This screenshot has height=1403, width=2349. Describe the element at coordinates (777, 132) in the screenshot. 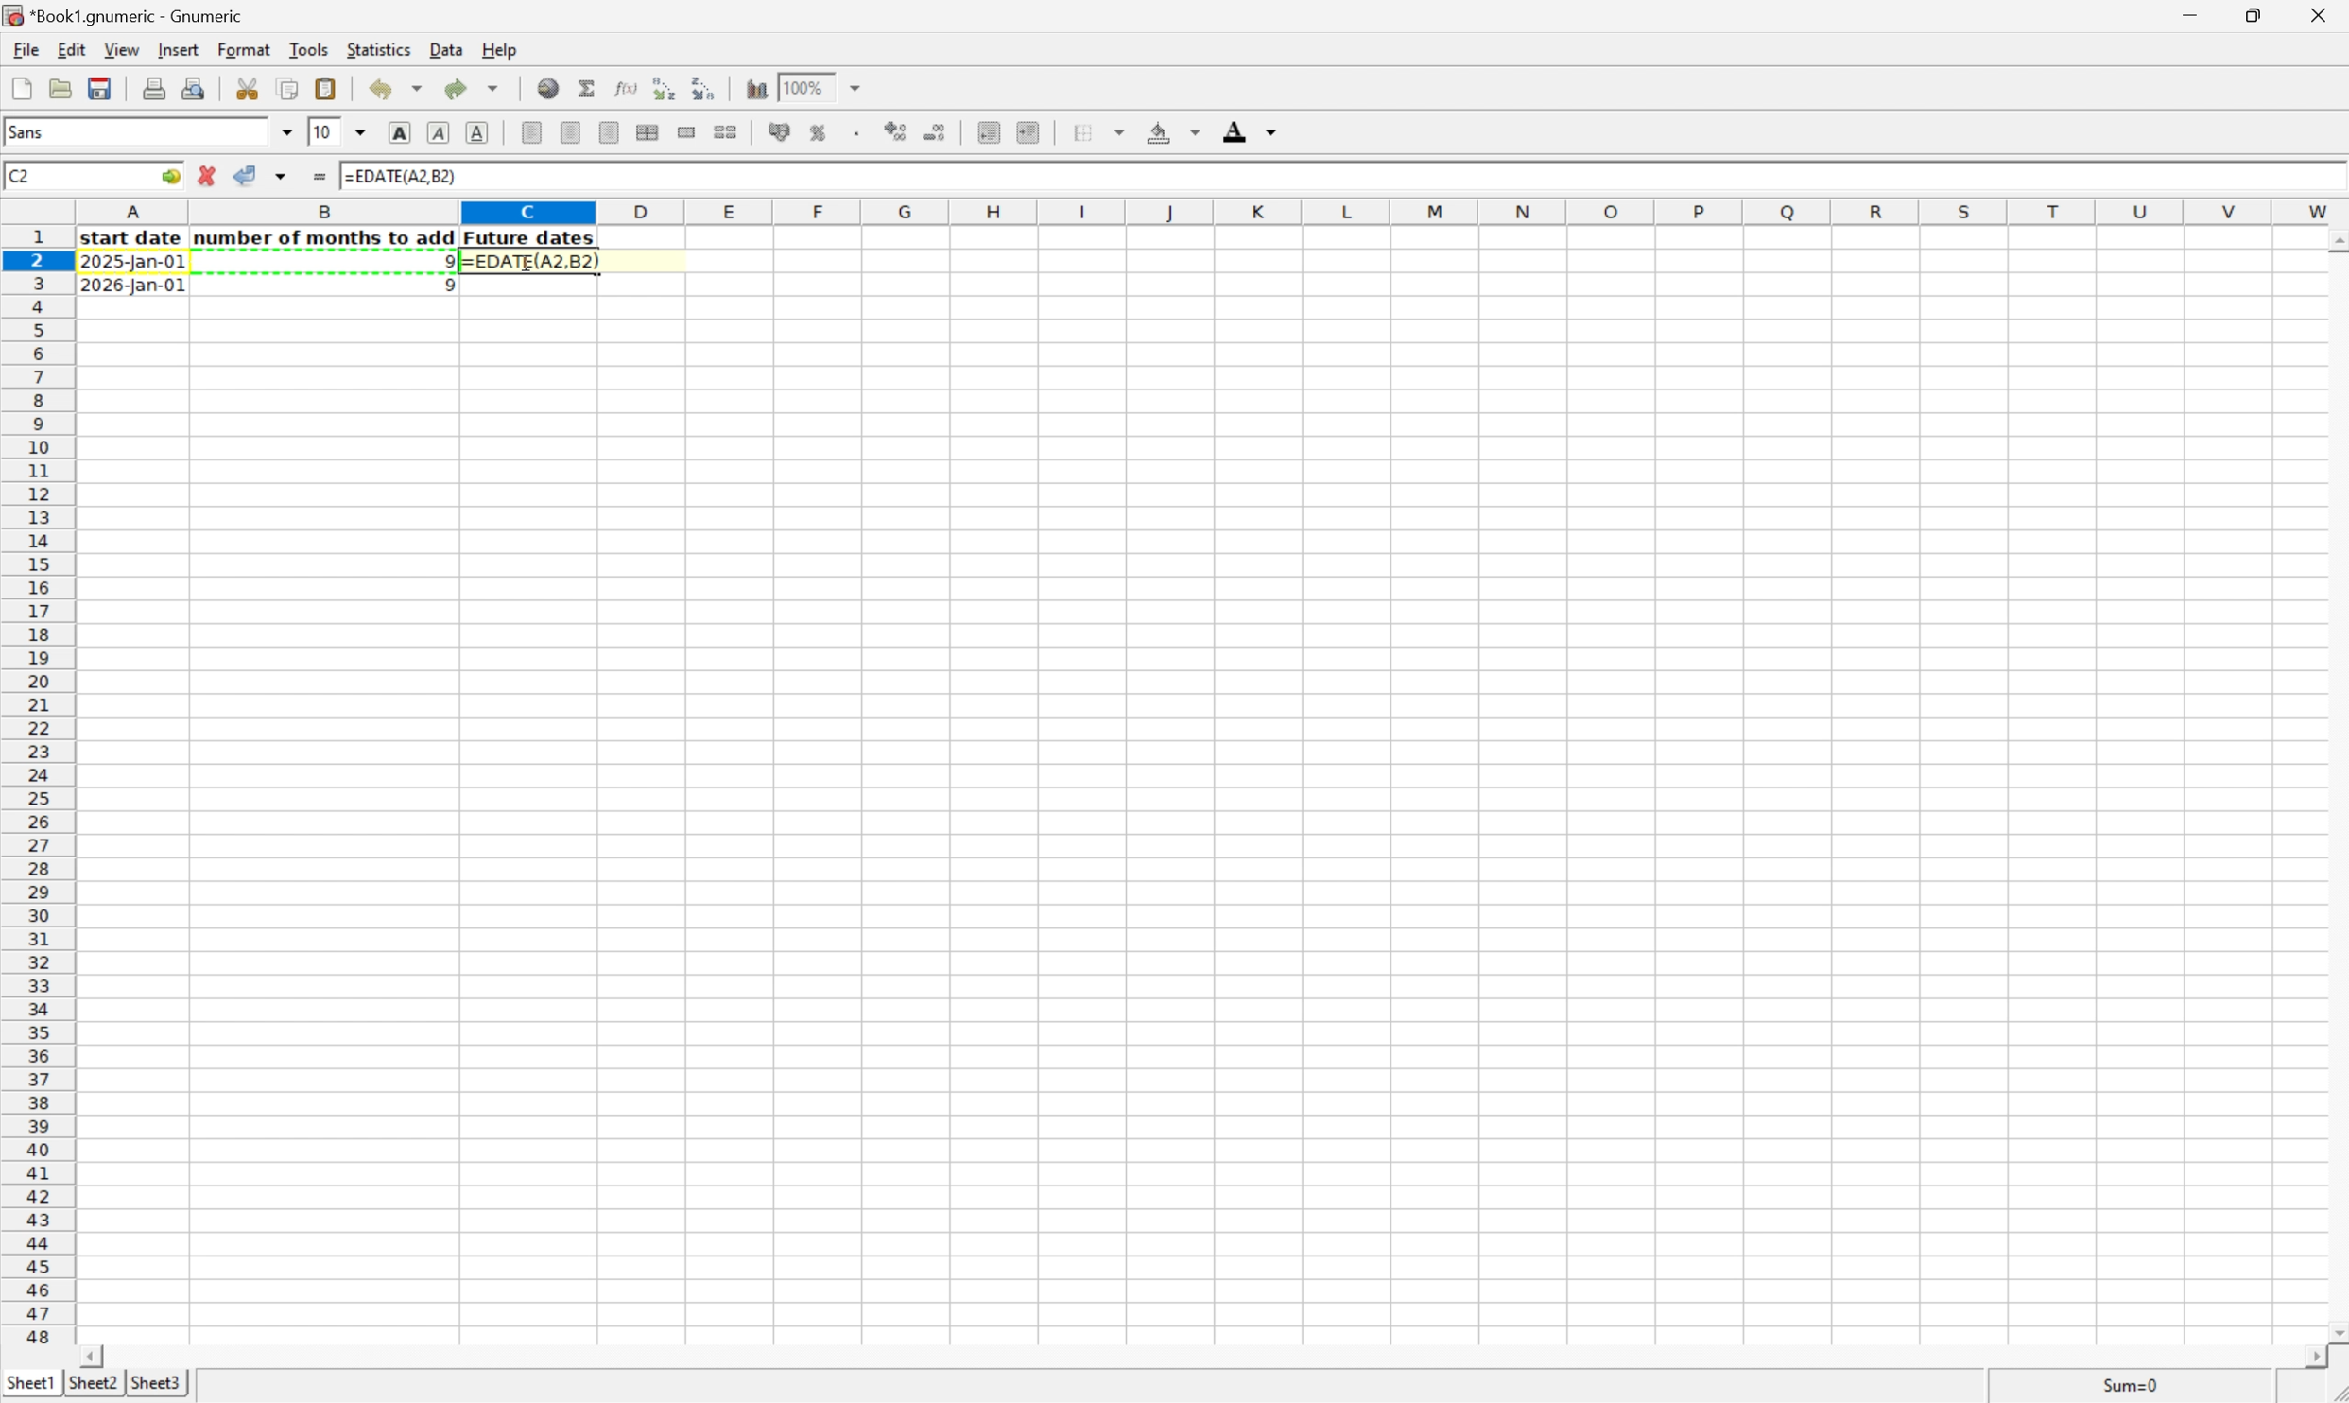

I see `Format the selection as accounting` at that location.